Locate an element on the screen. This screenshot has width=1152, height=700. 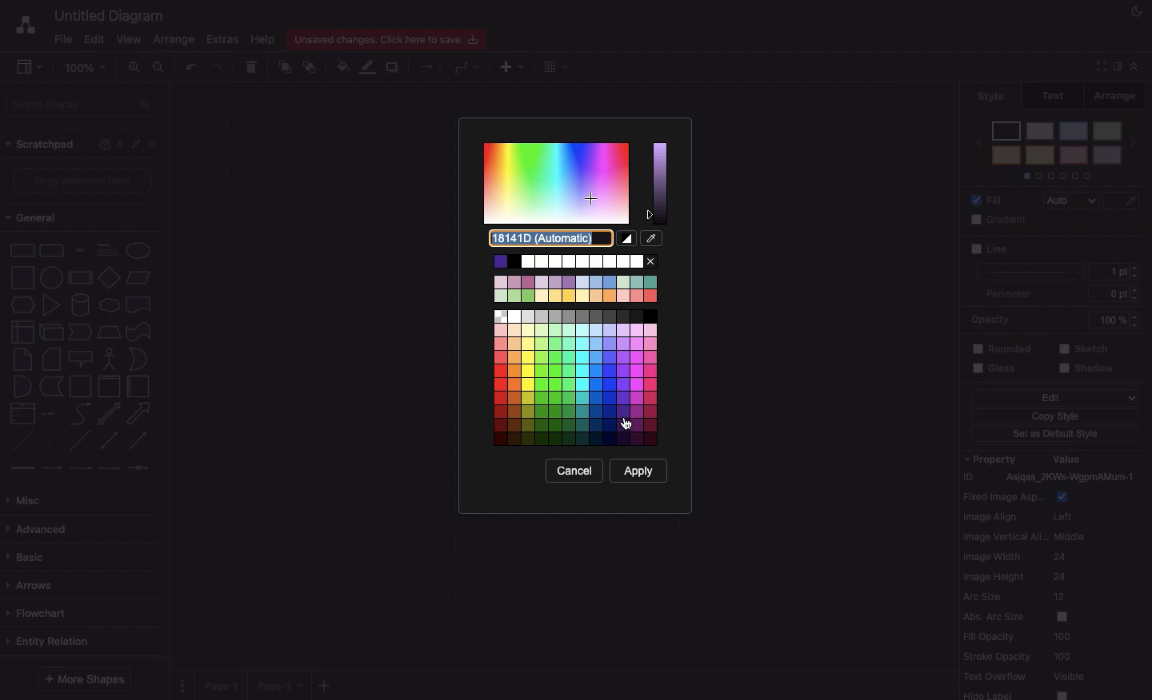
parallelogram is located at coordinates (140, 278).